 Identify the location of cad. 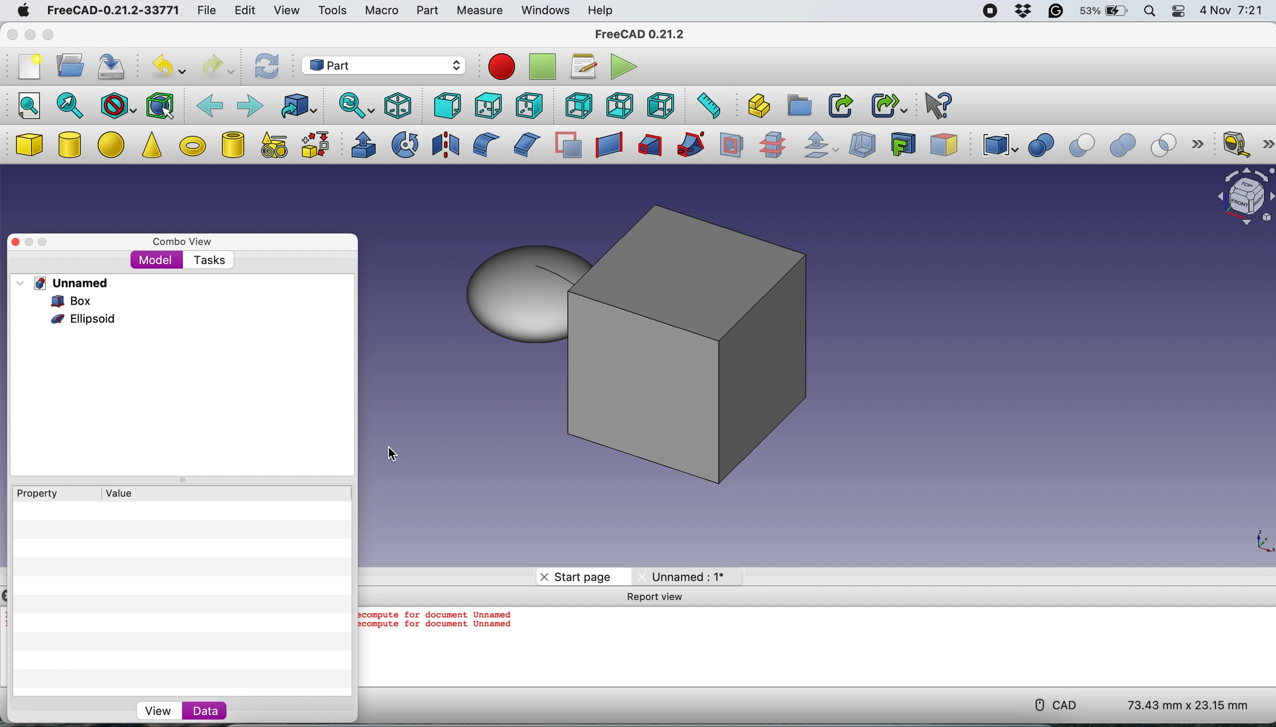
(1052, 705).